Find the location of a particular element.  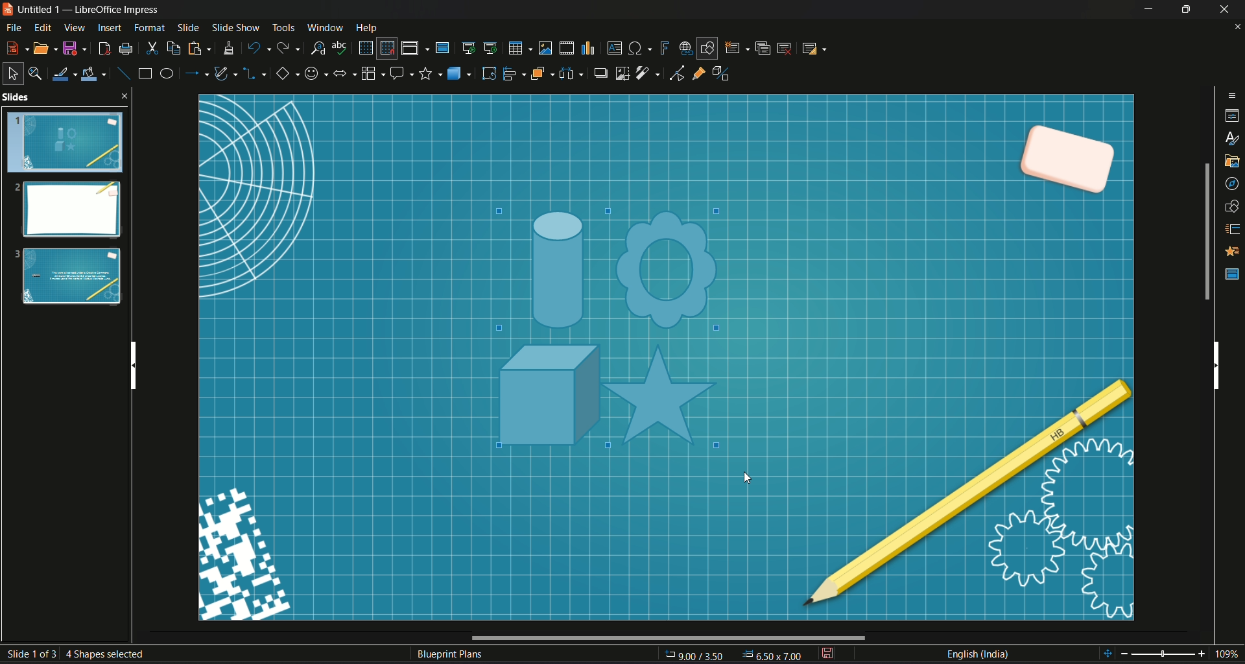

ellipse is located at coordinates (165, 73).